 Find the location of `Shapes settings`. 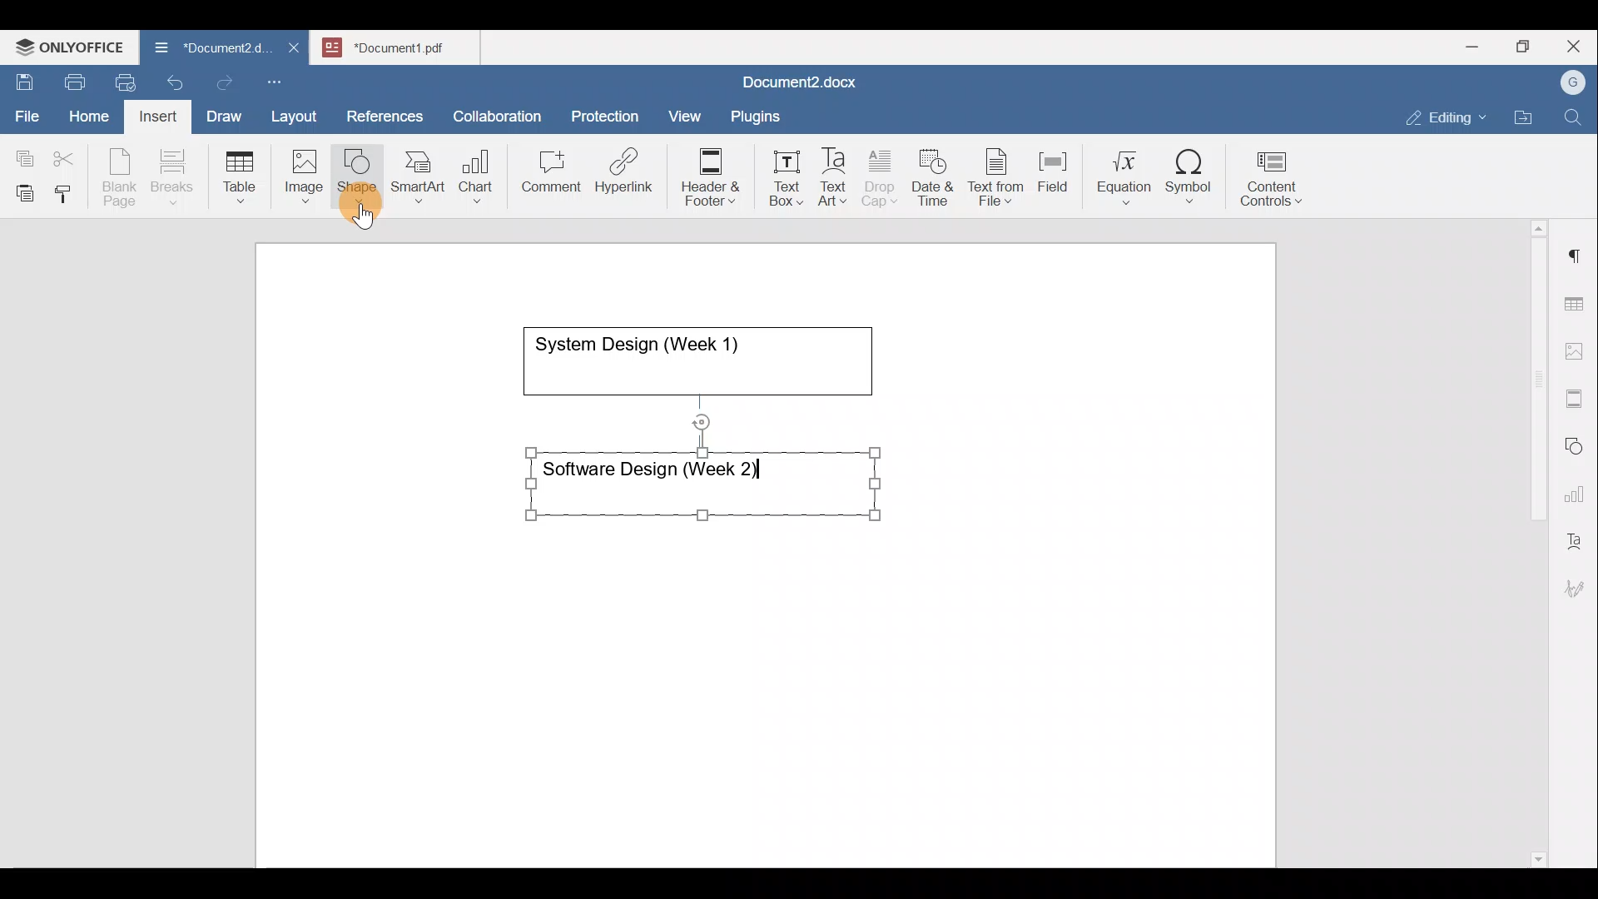

Shapes settings is located at coordinates (1577, 444).